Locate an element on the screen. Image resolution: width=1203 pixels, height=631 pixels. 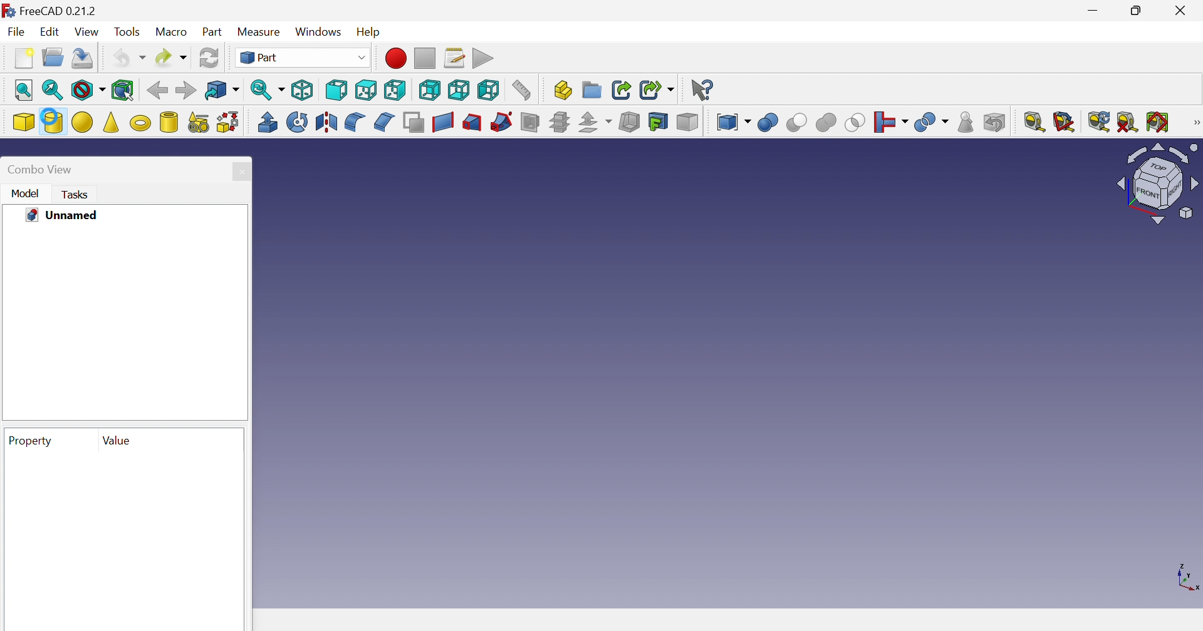
Clear all is located at coordinates (1127, 123).